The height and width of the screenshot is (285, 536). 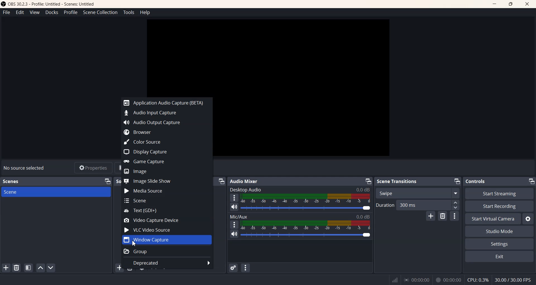 I want to click on Volume Indicator, so click(x=306, y=225).